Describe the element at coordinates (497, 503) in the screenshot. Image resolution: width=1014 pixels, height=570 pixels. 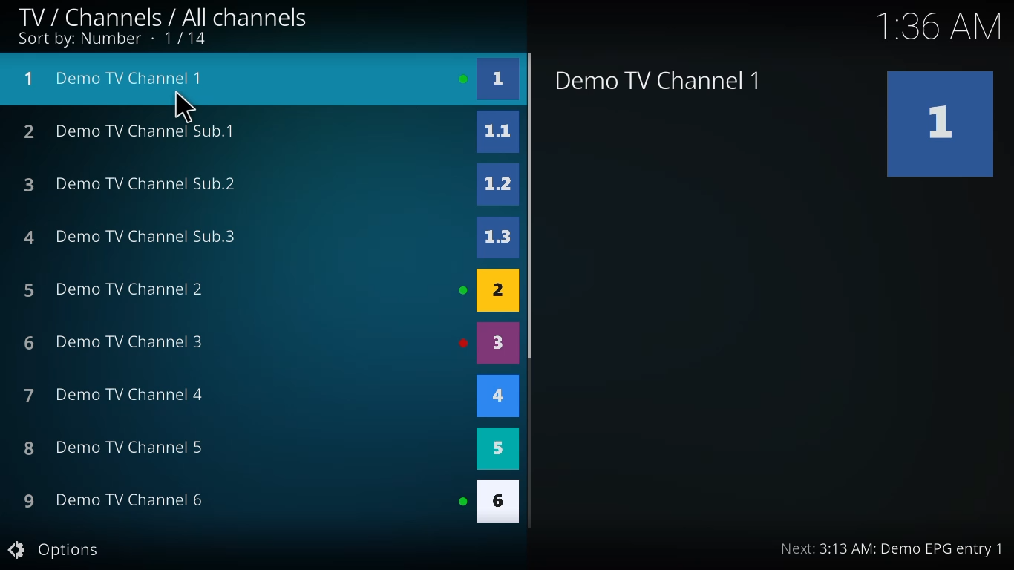
I see `6` at that location.